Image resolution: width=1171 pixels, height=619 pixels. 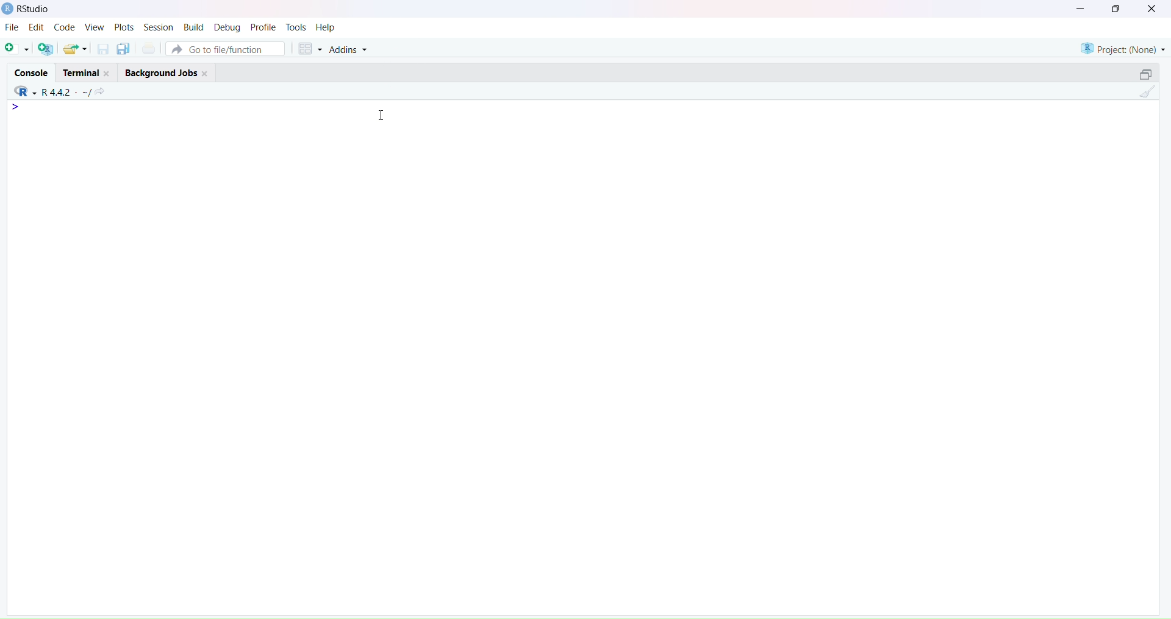 What do you see at coordinates (125, 49) in the screenshot?
I see `save all open documents` at bounding box center [125, 49].